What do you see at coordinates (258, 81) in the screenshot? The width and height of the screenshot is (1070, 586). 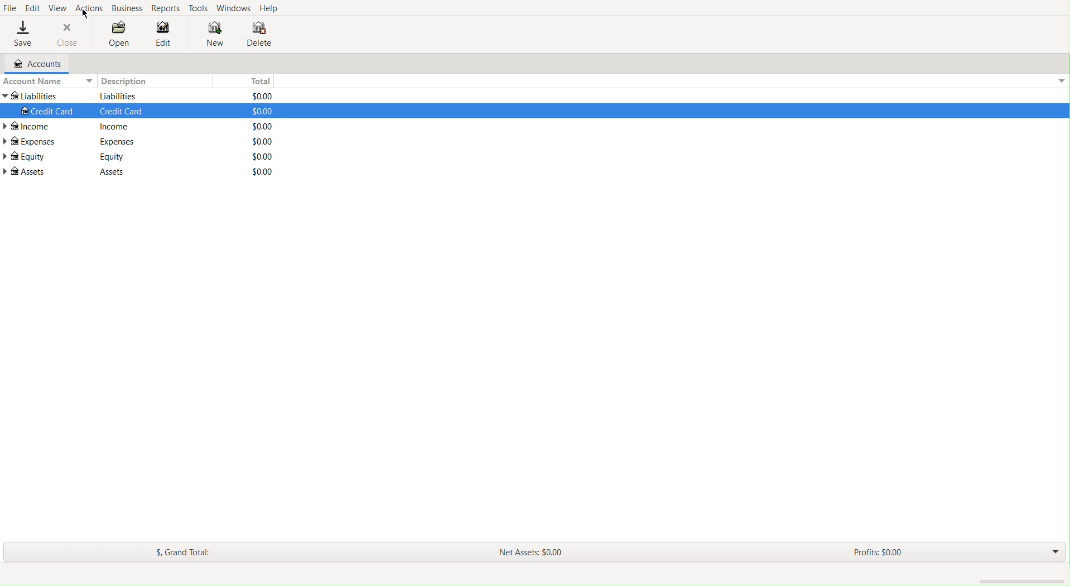 I see `Total` at bounding box center [258, 81].